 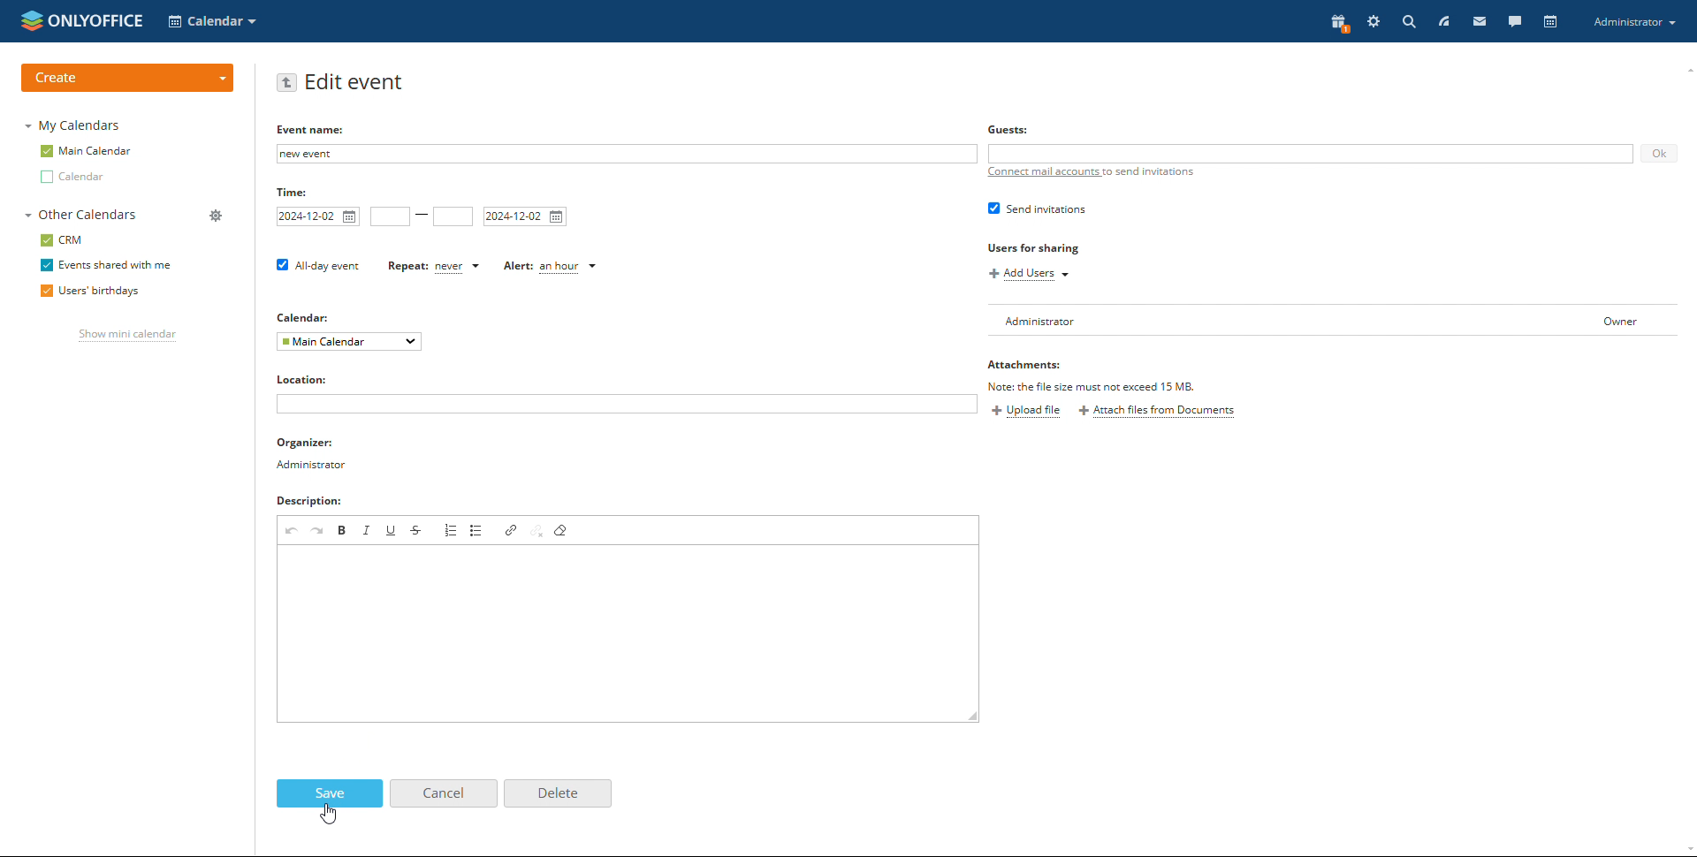 What do you see at coordinates (1374, 22) in the screenshot?
I see `setting` at bounding box center [1374, 22].